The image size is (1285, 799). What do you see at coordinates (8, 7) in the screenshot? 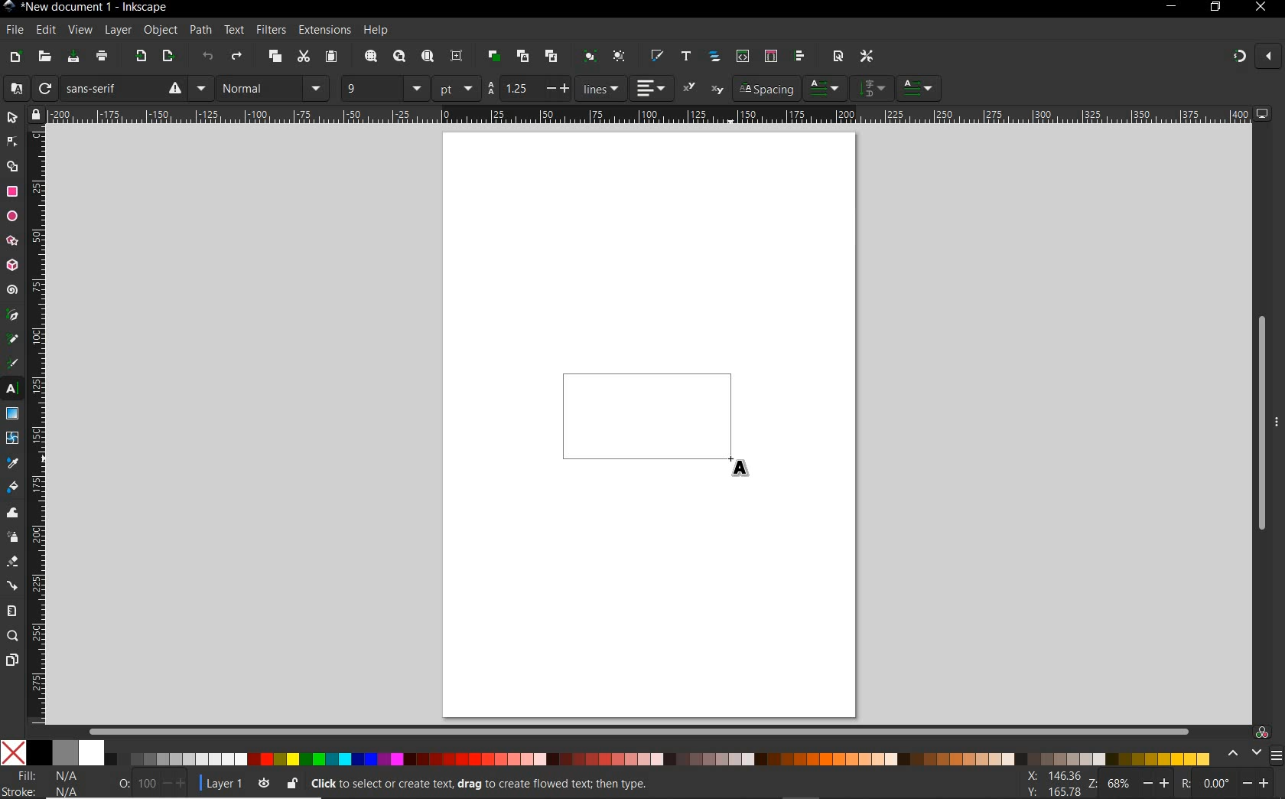
I see `logo` at bounding box center [8, 7].